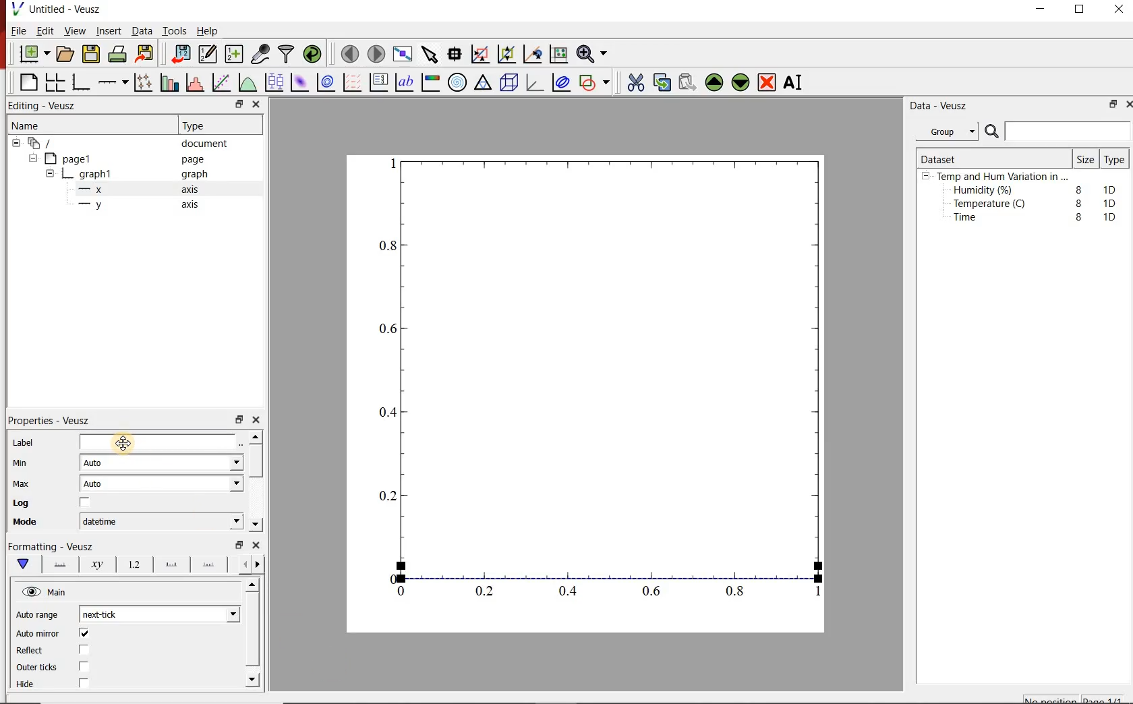  Describe the element at coordinates (1113, 188) in the screenshot. I see `1D` at that location.